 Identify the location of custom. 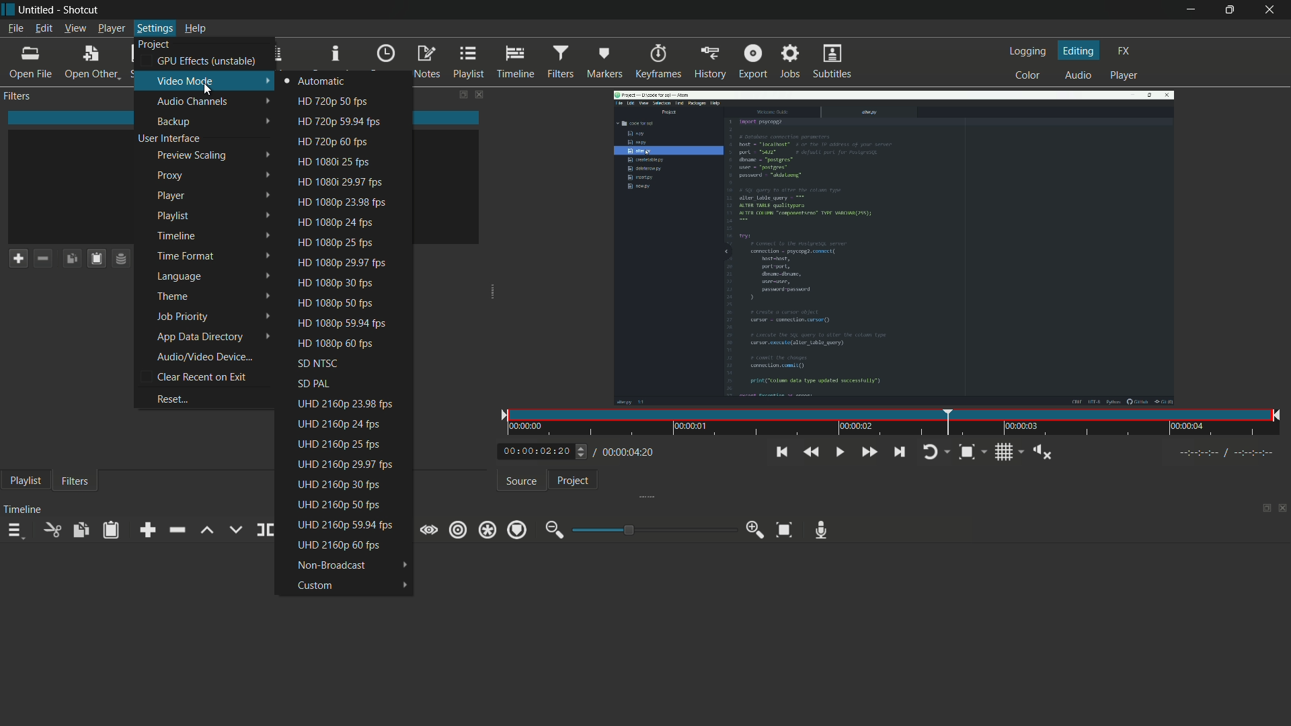
(350, 588).